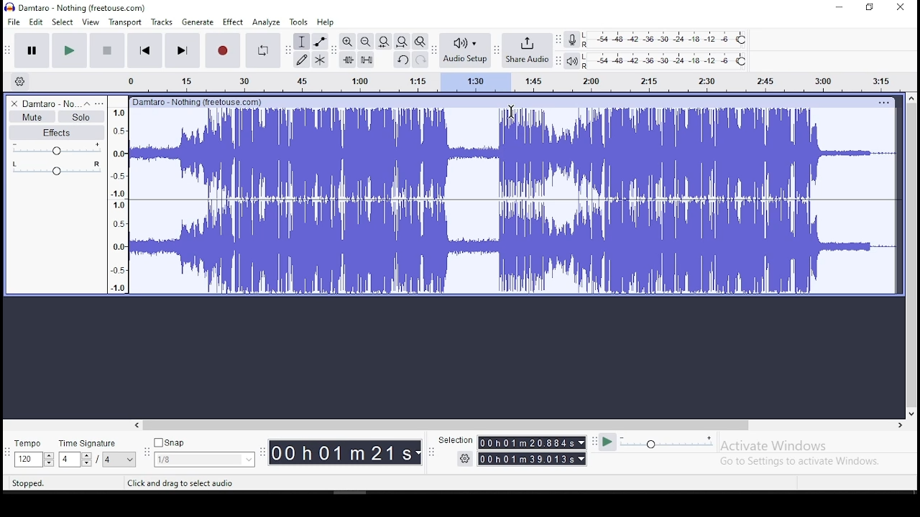 The width and height of the screenshot is (920, 517). Describe the element at coordinates (517, 425) in the screenshot. I see `horizontal scroll bar` at that location.